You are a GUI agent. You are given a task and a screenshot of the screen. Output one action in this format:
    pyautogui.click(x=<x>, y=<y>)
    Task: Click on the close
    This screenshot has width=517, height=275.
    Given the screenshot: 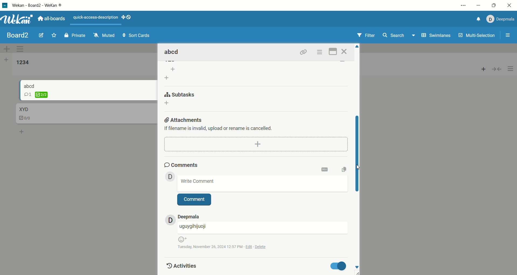 What is the action you would take?
    pyautogui.click(x=345, y=51)
    